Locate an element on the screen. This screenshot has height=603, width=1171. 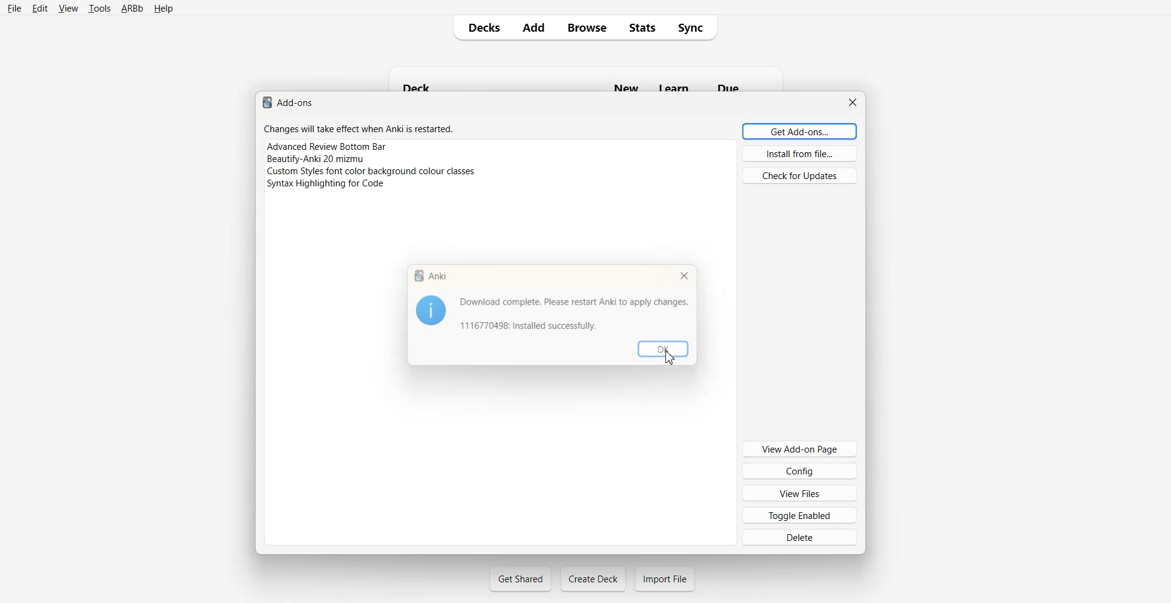
Close is located at coordinates (851, 102).